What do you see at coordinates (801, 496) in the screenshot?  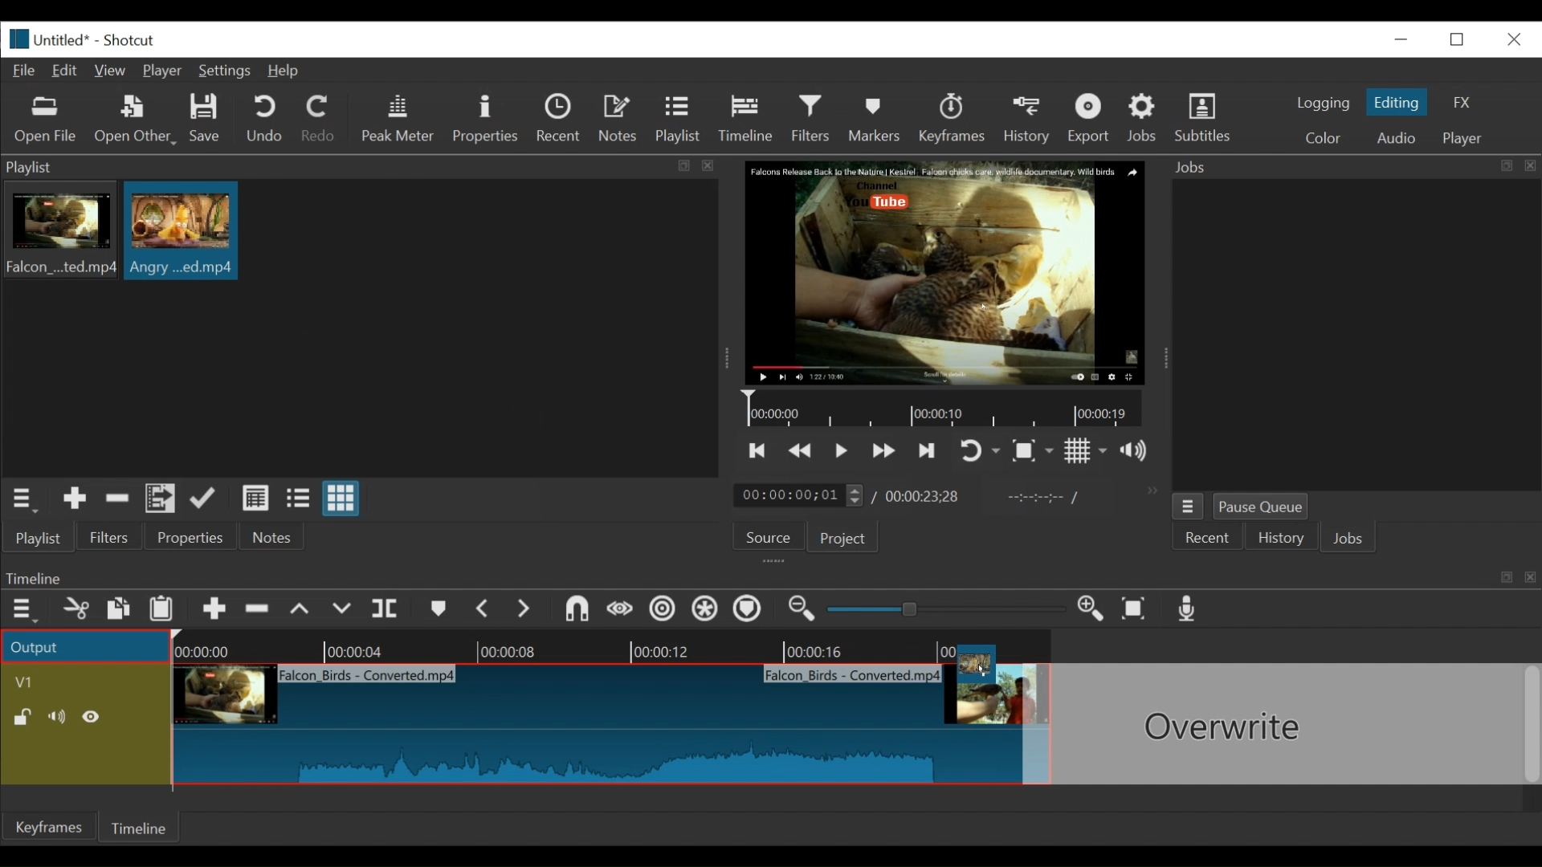 I see `current duration` at bounding box center [801, 496].